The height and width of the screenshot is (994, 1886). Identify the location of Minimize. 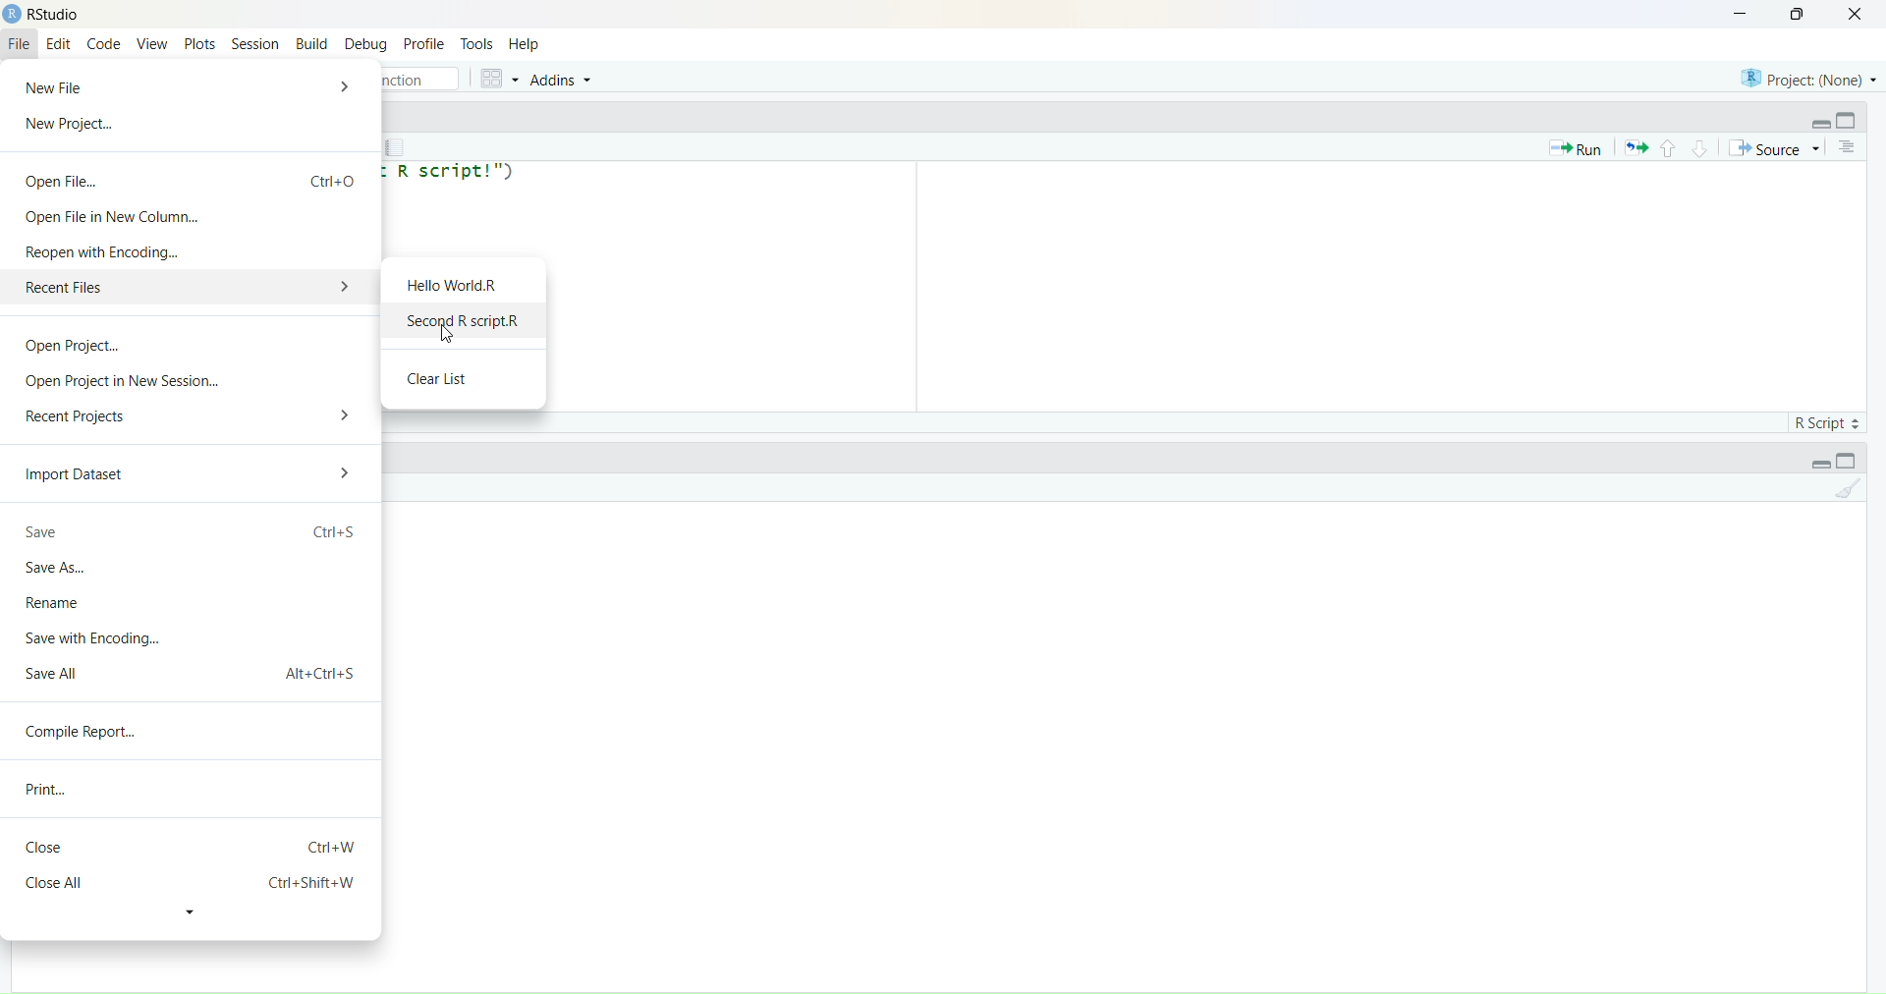
(1813, 121).